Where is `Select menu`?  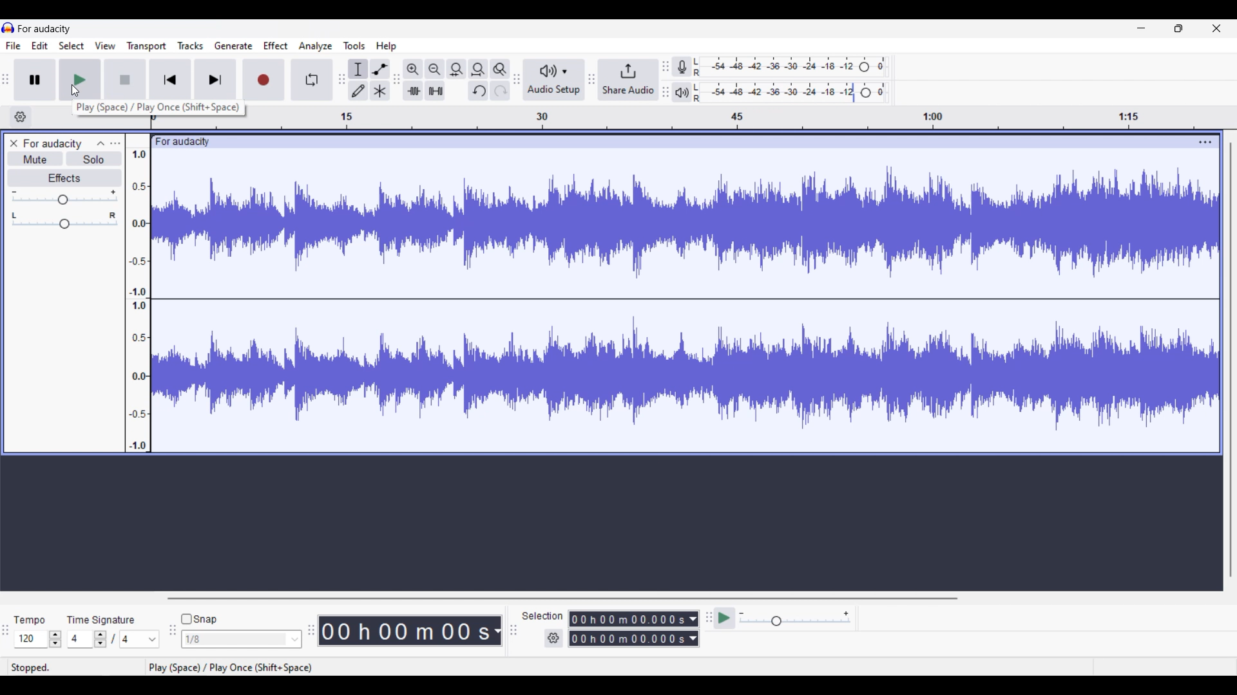
Select menu is located at coordinates (72, 46).